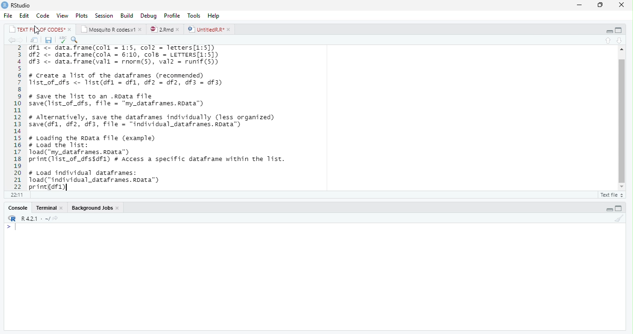 The height and width of the screenshot is (334, 633). I want to click on 2.Rmd, so click(165, 29).